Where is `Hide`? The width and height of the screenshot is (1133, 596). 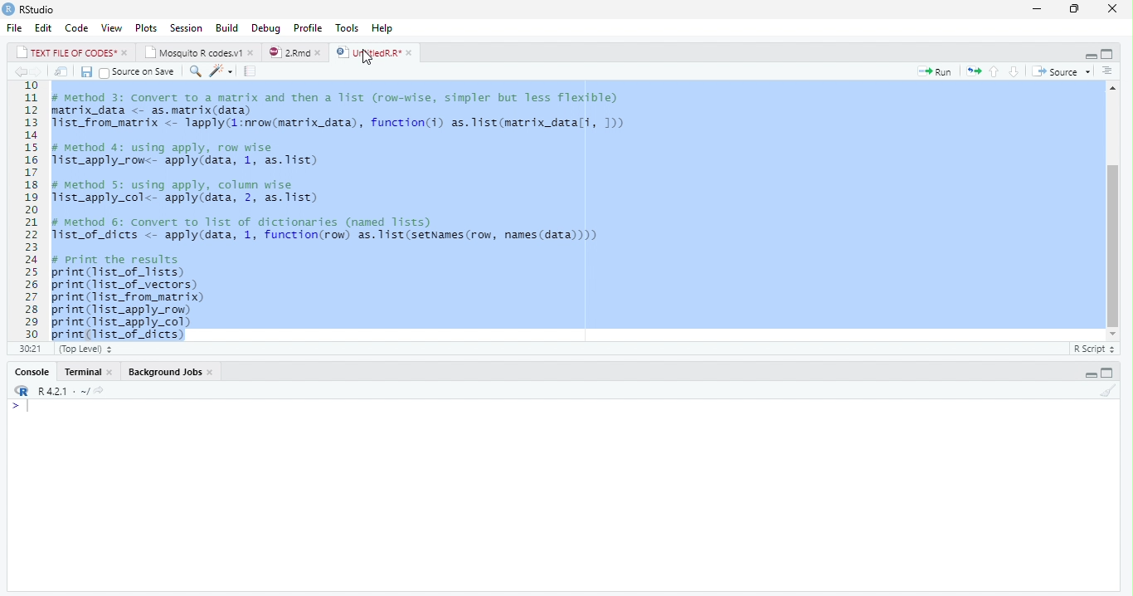 Hide is located at coordinates (1089, 373).